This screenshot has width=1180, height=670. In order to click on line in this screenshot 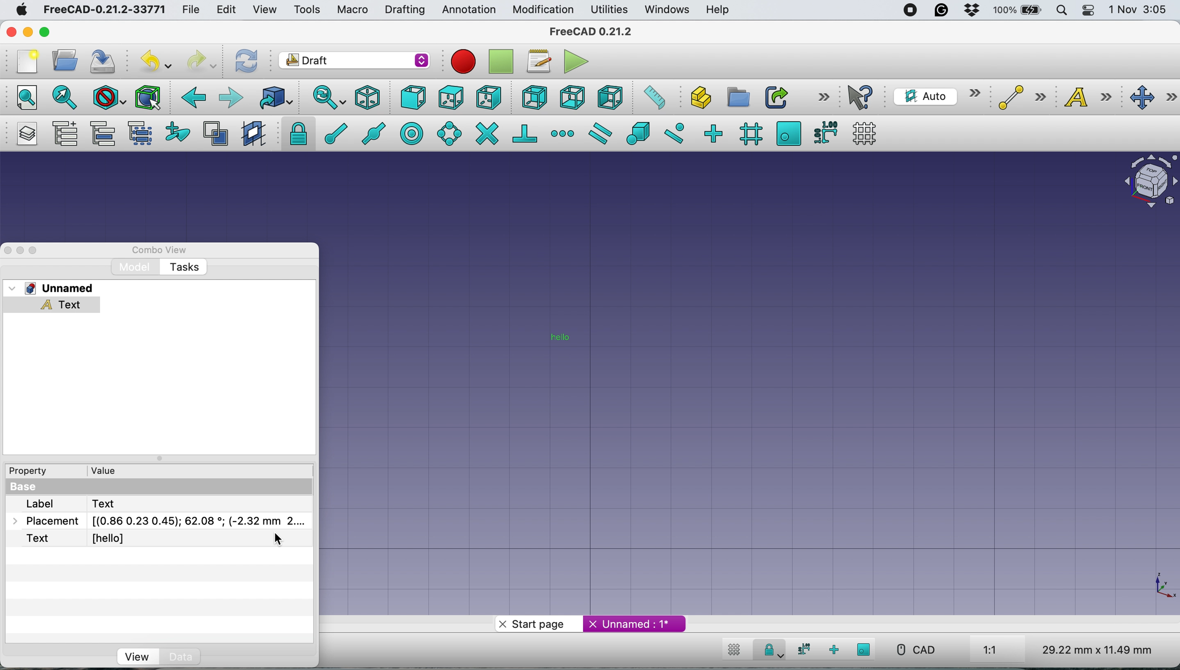, I will do `click(1019, 97)`.